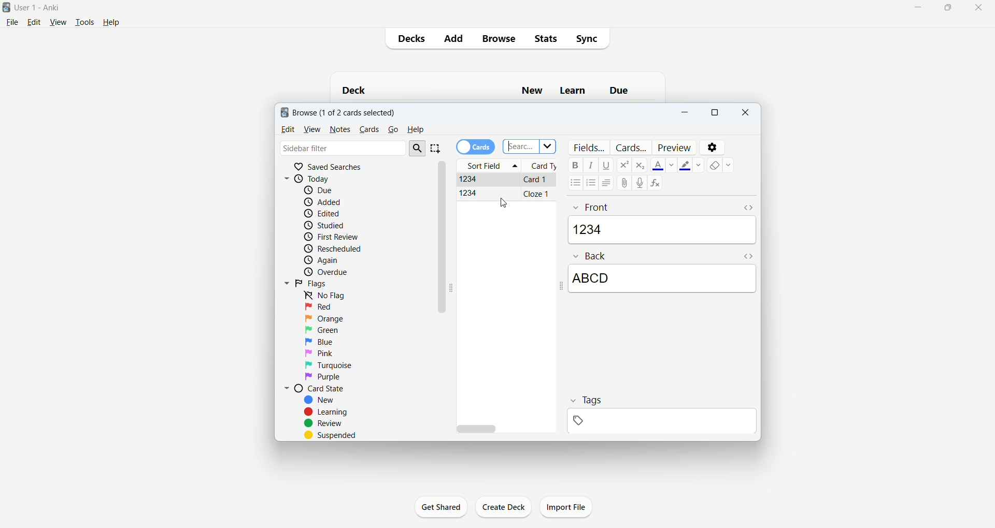  Describe the element at coordinates (546, 40) in the screenshot. I see `stats` at that location.